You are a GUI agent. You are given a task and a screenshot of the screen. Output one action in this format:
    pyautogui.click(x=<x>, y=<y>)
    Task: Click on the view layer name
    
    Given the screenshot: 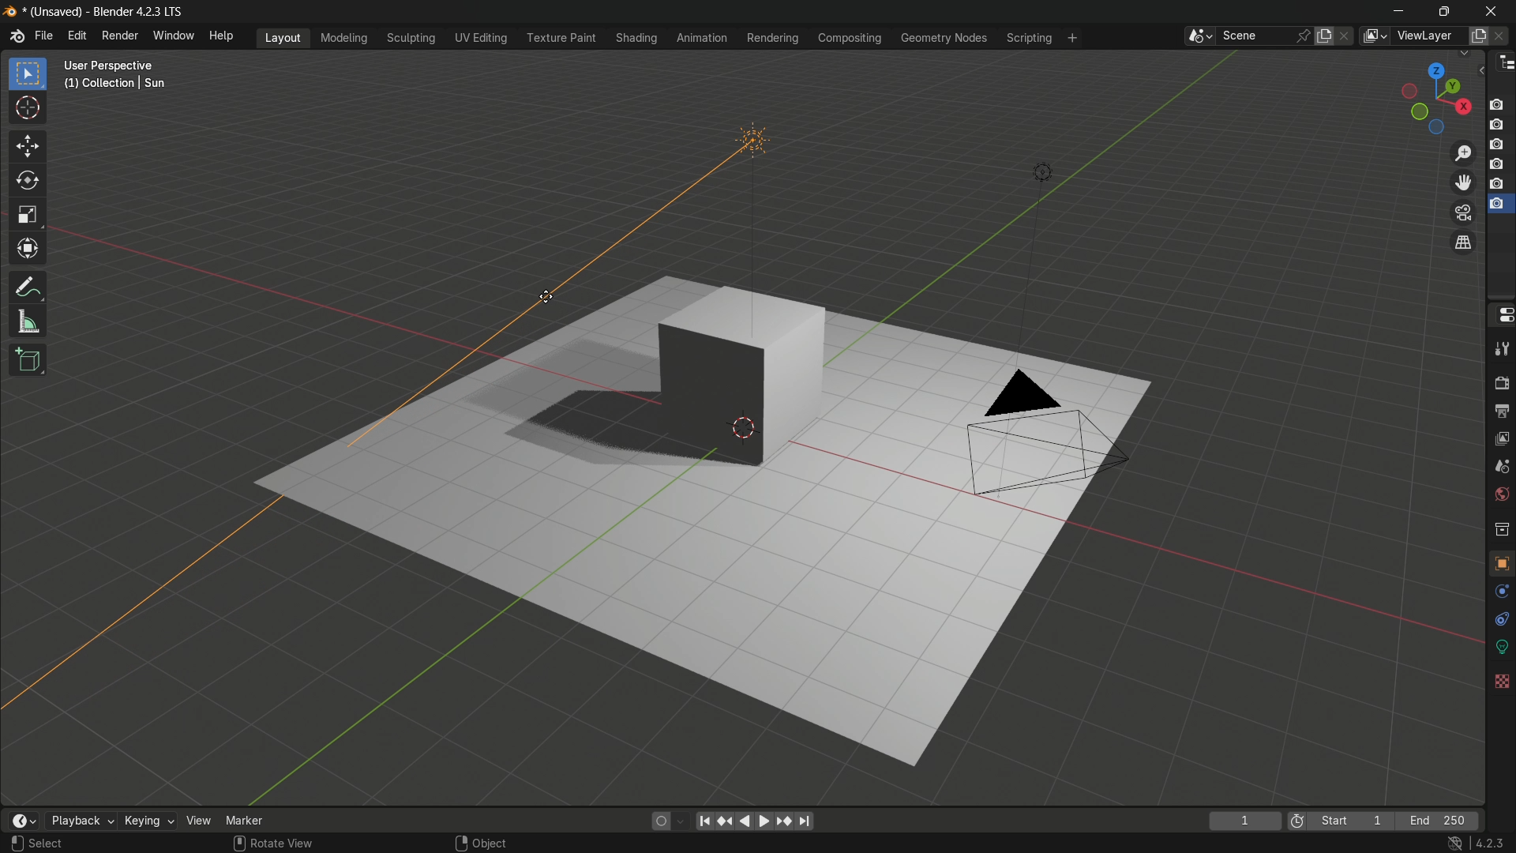 What is the action you would take?
    pyautogui.click(x=1429, y=36)
    